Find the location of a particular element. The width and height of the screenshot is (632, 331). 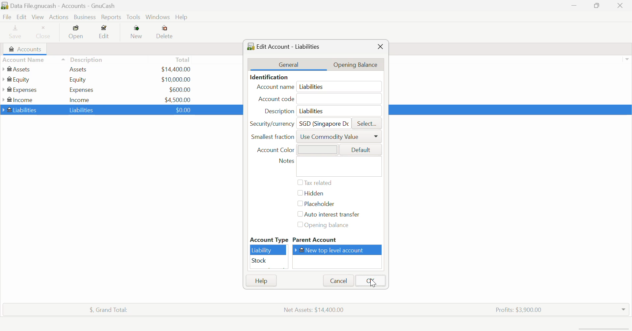

USD is located at coordinates (181, 110).